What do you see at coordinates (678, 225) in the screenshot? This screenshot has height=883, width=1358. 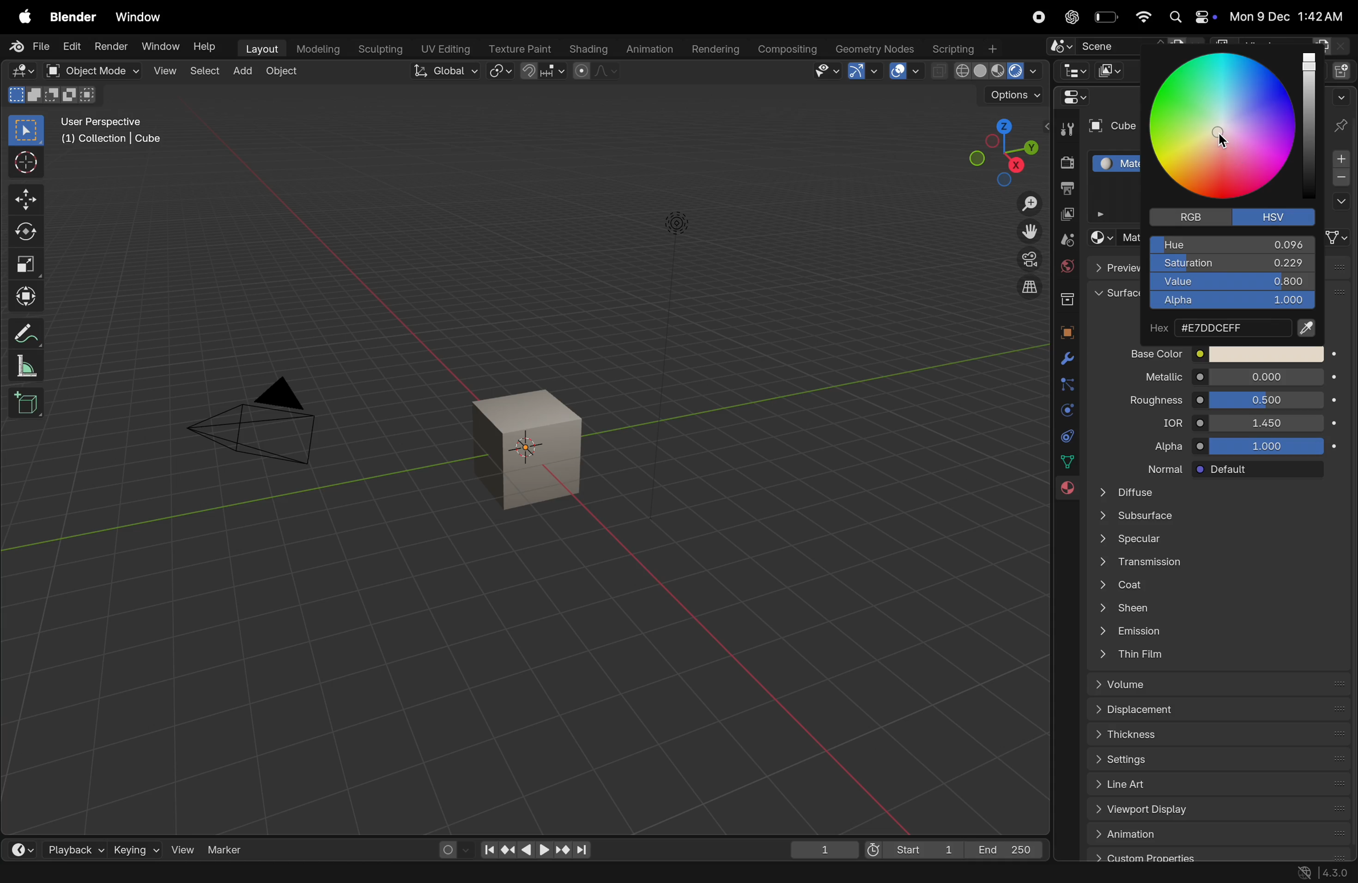 I see `Lights` at bounding box center [678, 225].